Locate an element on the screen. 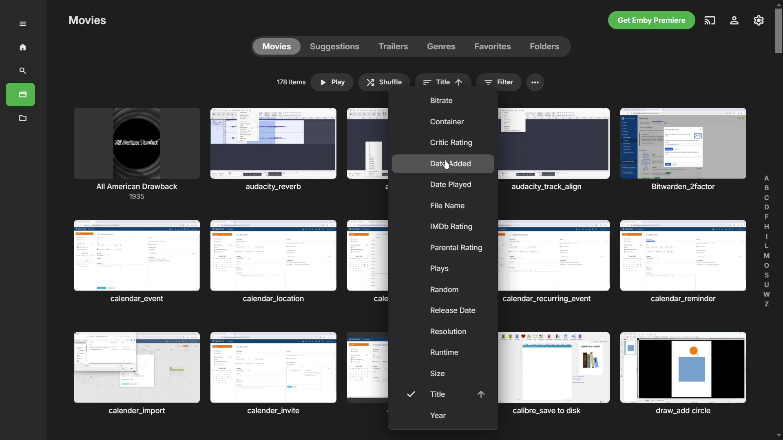 This screenshot has width=783, height=440. suggestions is located at coordinates (338, 47).